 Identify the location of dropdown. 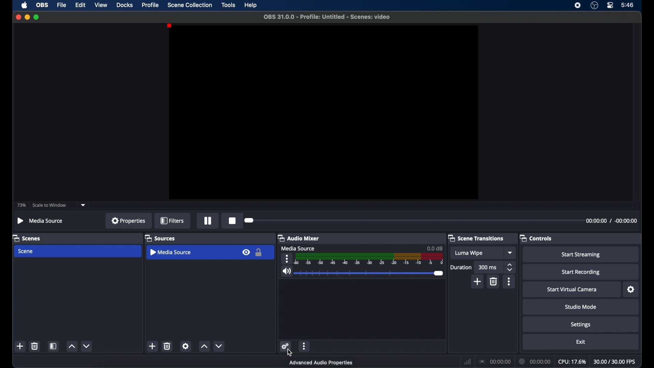
(83, 205).